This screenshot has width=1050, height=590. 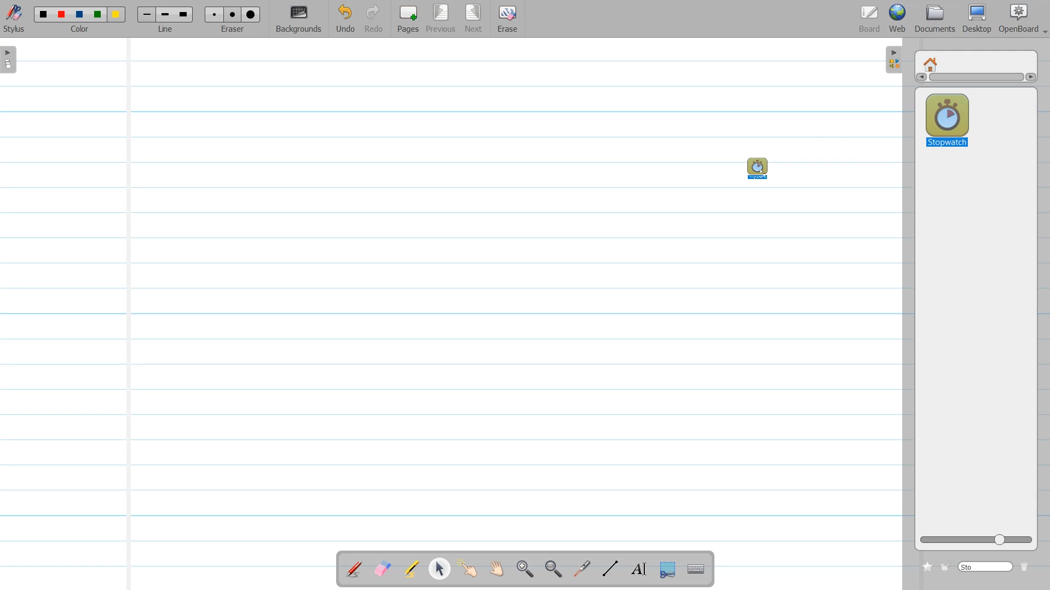 I want to click on Write Text, so click(x=638, y=569).